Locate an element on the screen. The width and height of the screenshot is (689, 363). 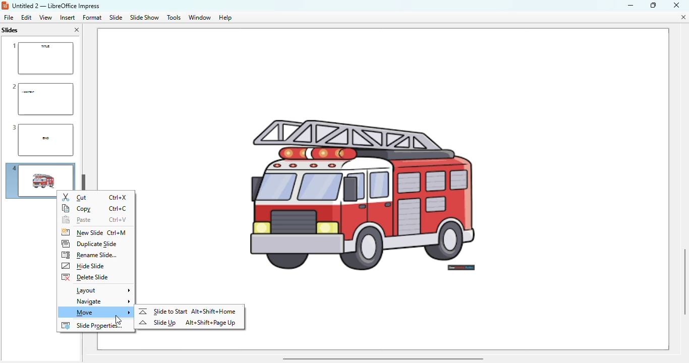
copy is located at coordinates (77, 209).